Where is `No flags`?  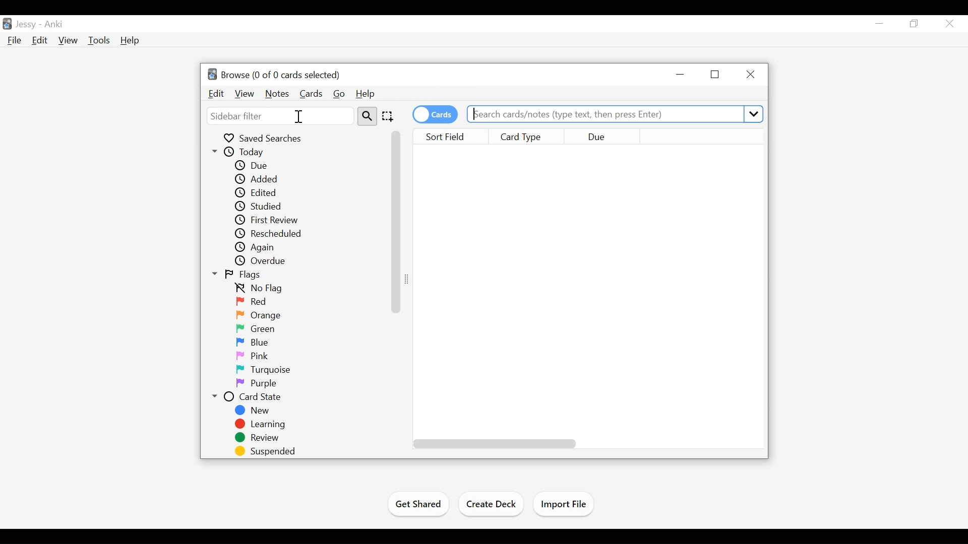 No flags is located at coordinates (261, 289).